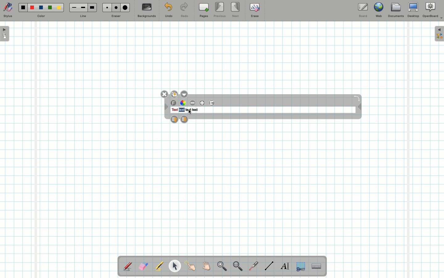 This screenshot has height=278, width=444. I want to click on Undo, so click(168, 11).